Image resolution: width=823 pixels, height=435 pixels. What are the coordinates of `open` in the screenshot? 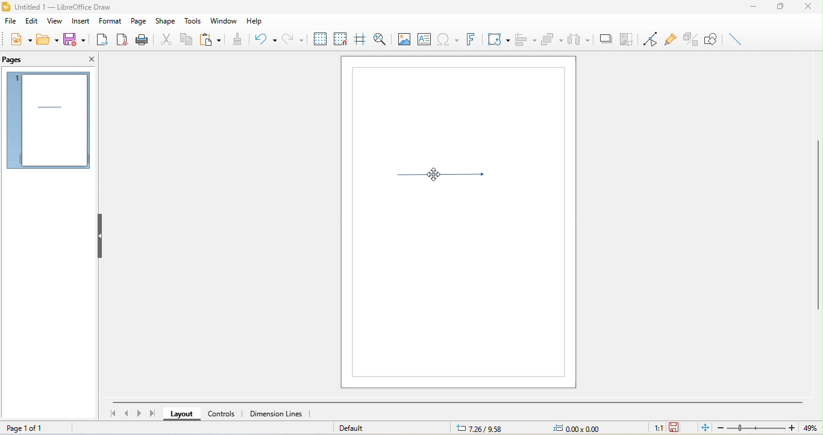 It's located at (49, 40).